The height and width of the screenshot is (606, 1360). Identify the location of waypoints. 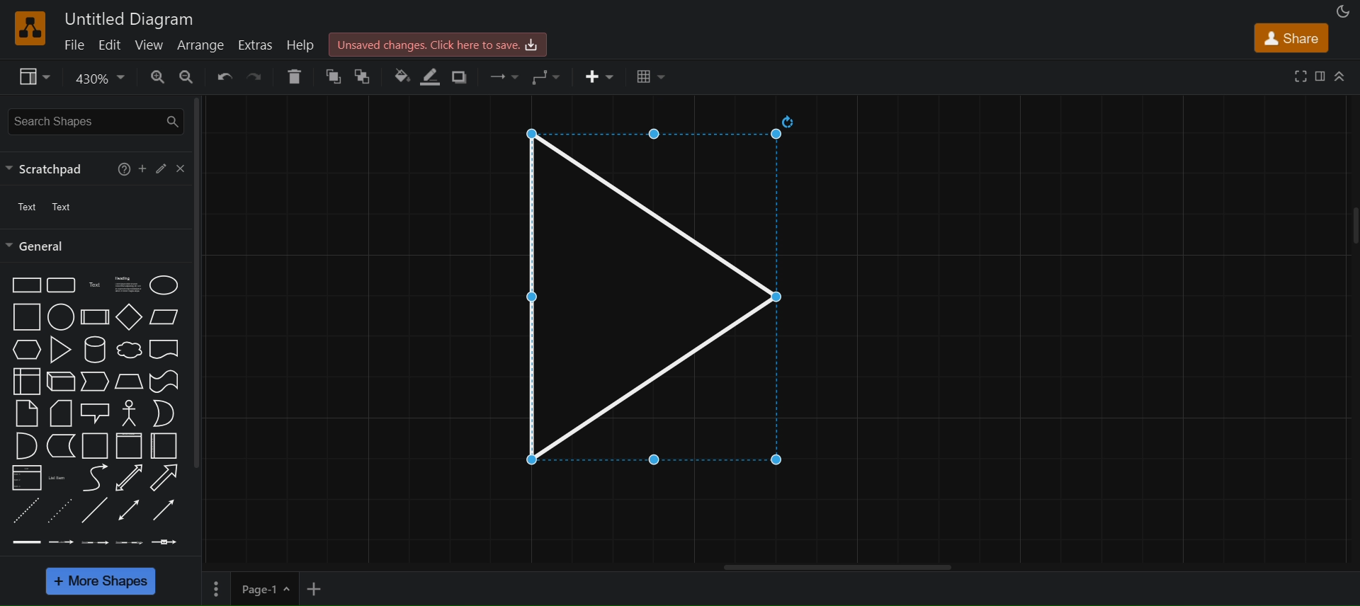
(545, 74).